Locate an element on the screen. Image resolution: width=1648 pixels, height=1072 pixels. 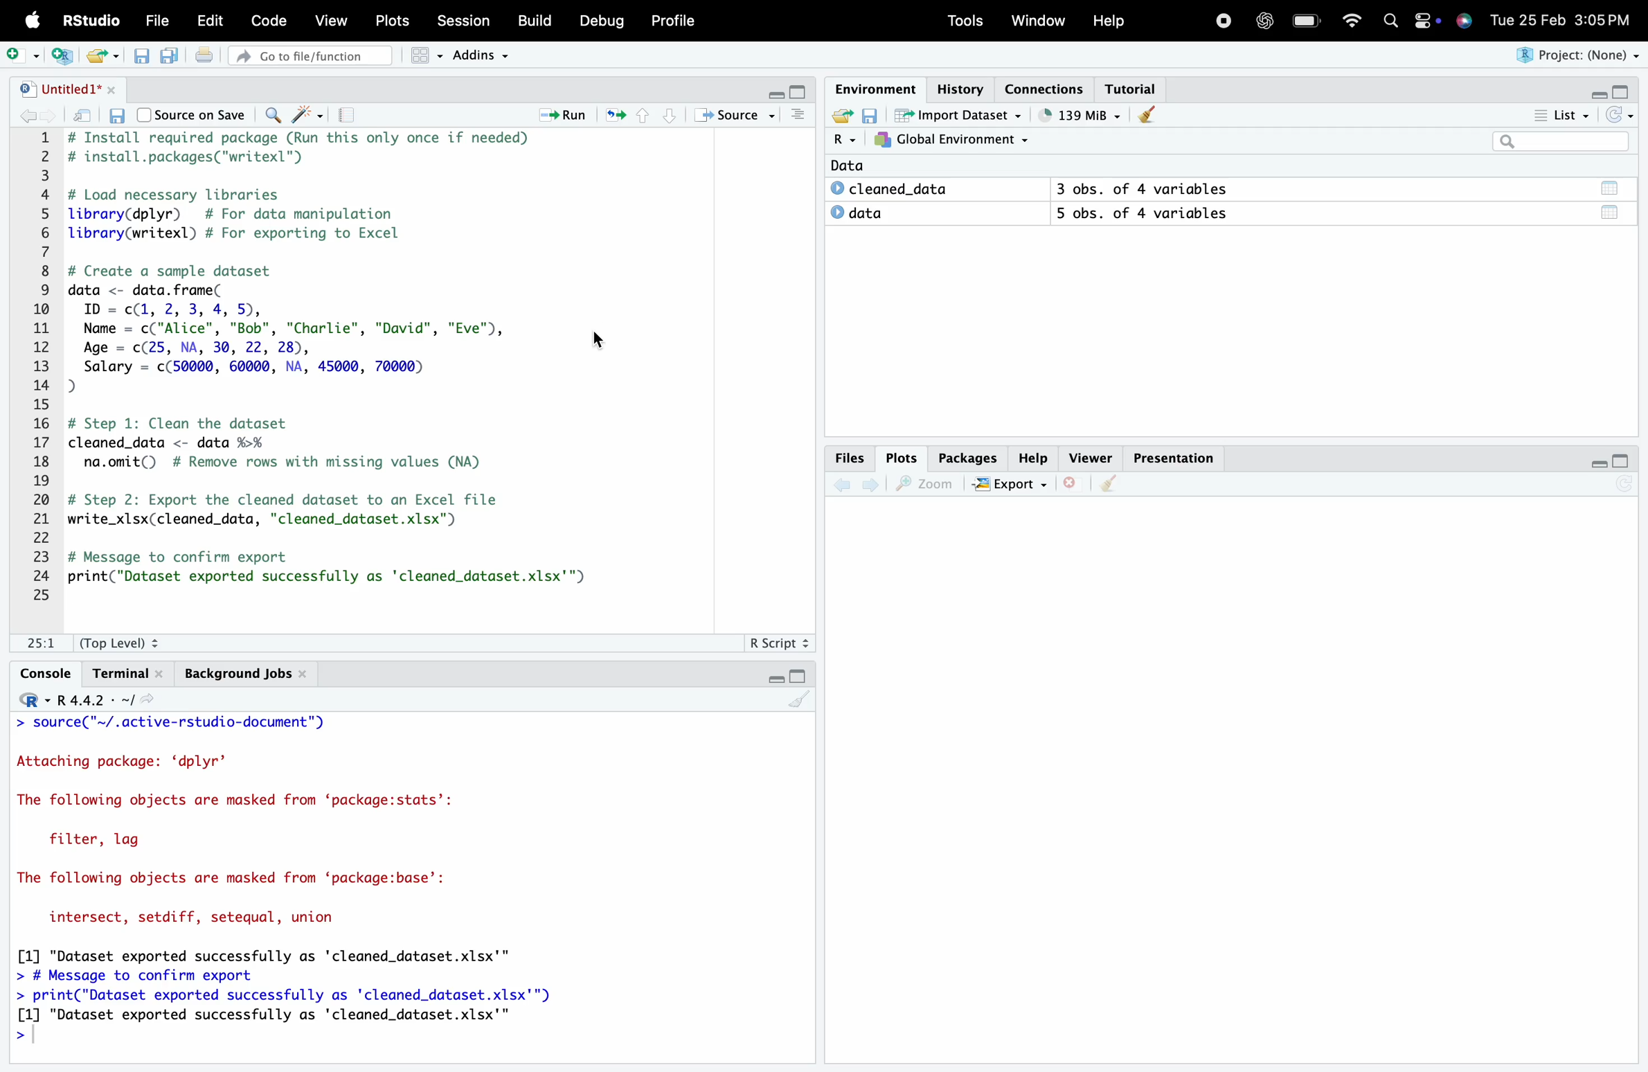
View the current working directory is located at coordinates (150, 698).